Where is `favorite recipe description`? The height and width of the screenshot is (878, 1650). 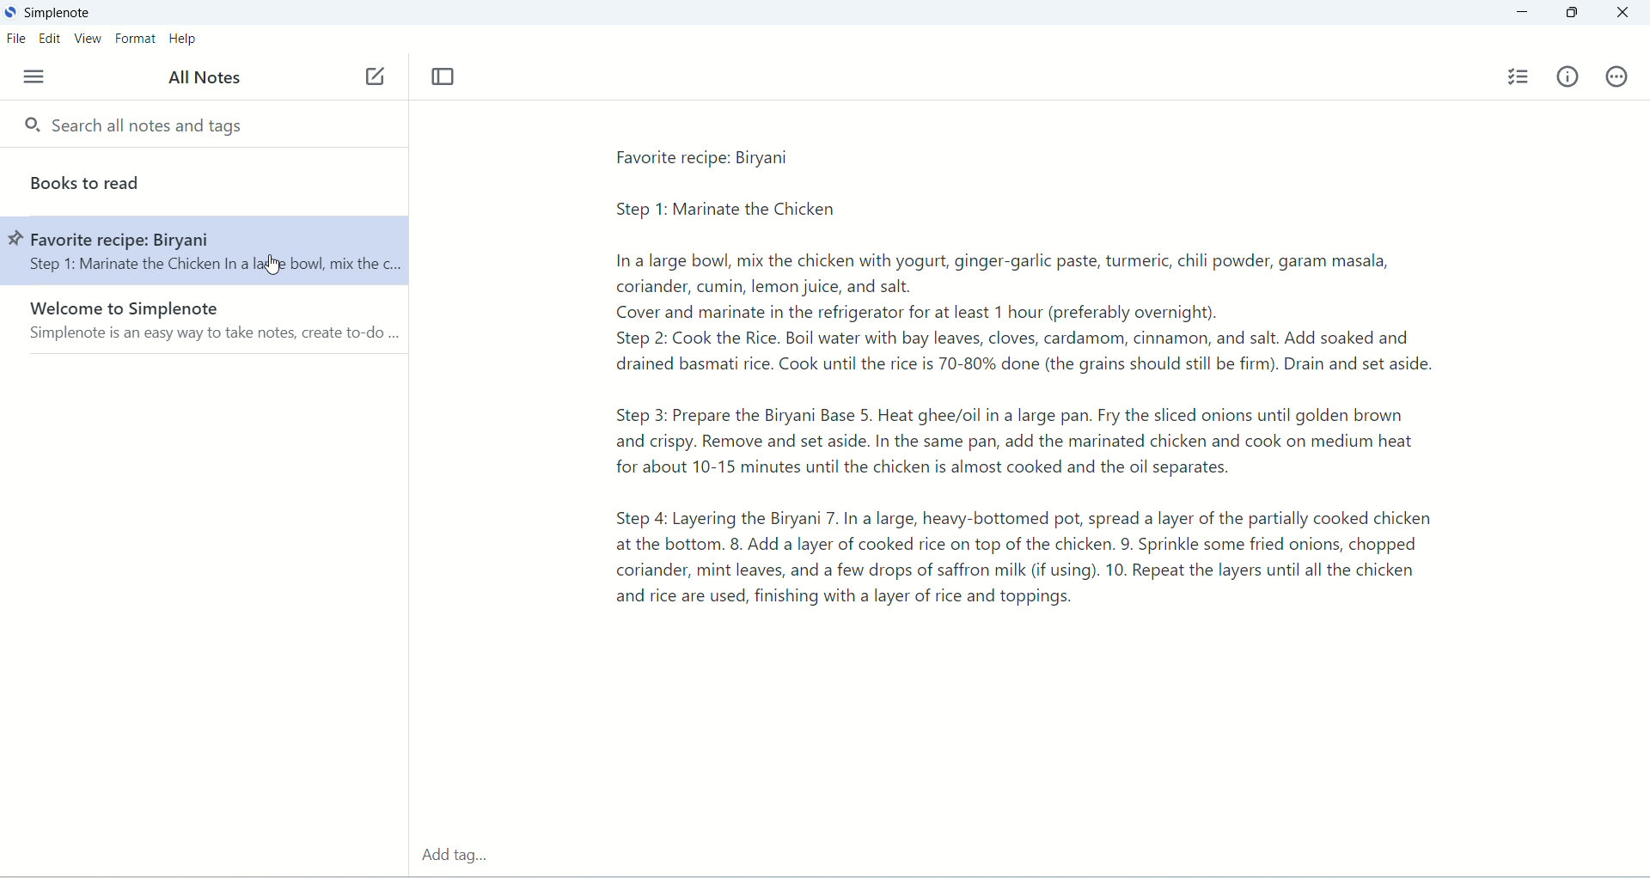
favorite recipe description is located at coordinates (1064, 381).